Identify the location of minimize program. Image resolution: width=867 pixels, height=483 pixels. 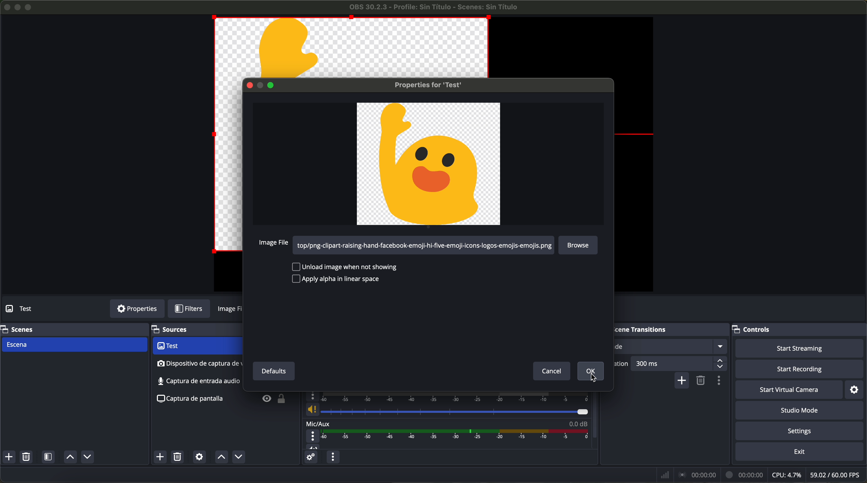
(18, 7).